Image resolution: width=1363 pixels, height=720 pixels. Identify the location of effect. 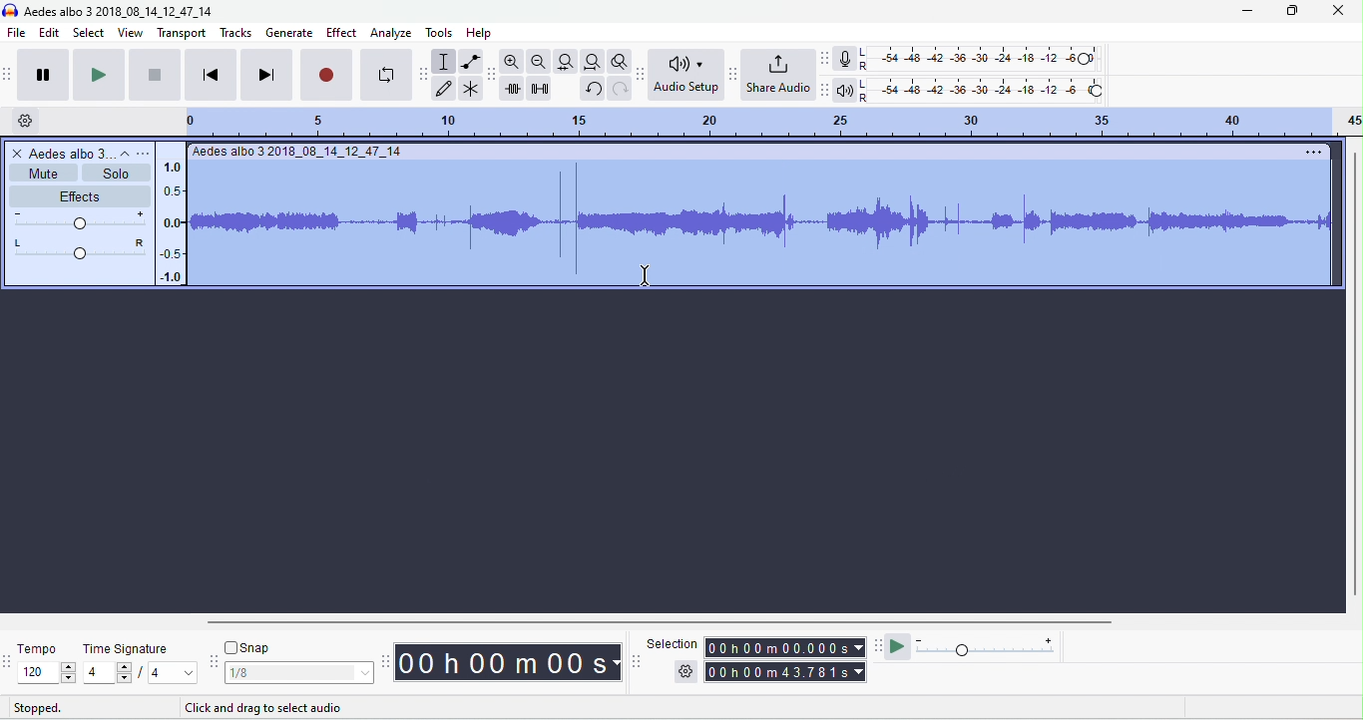
(341, 34).